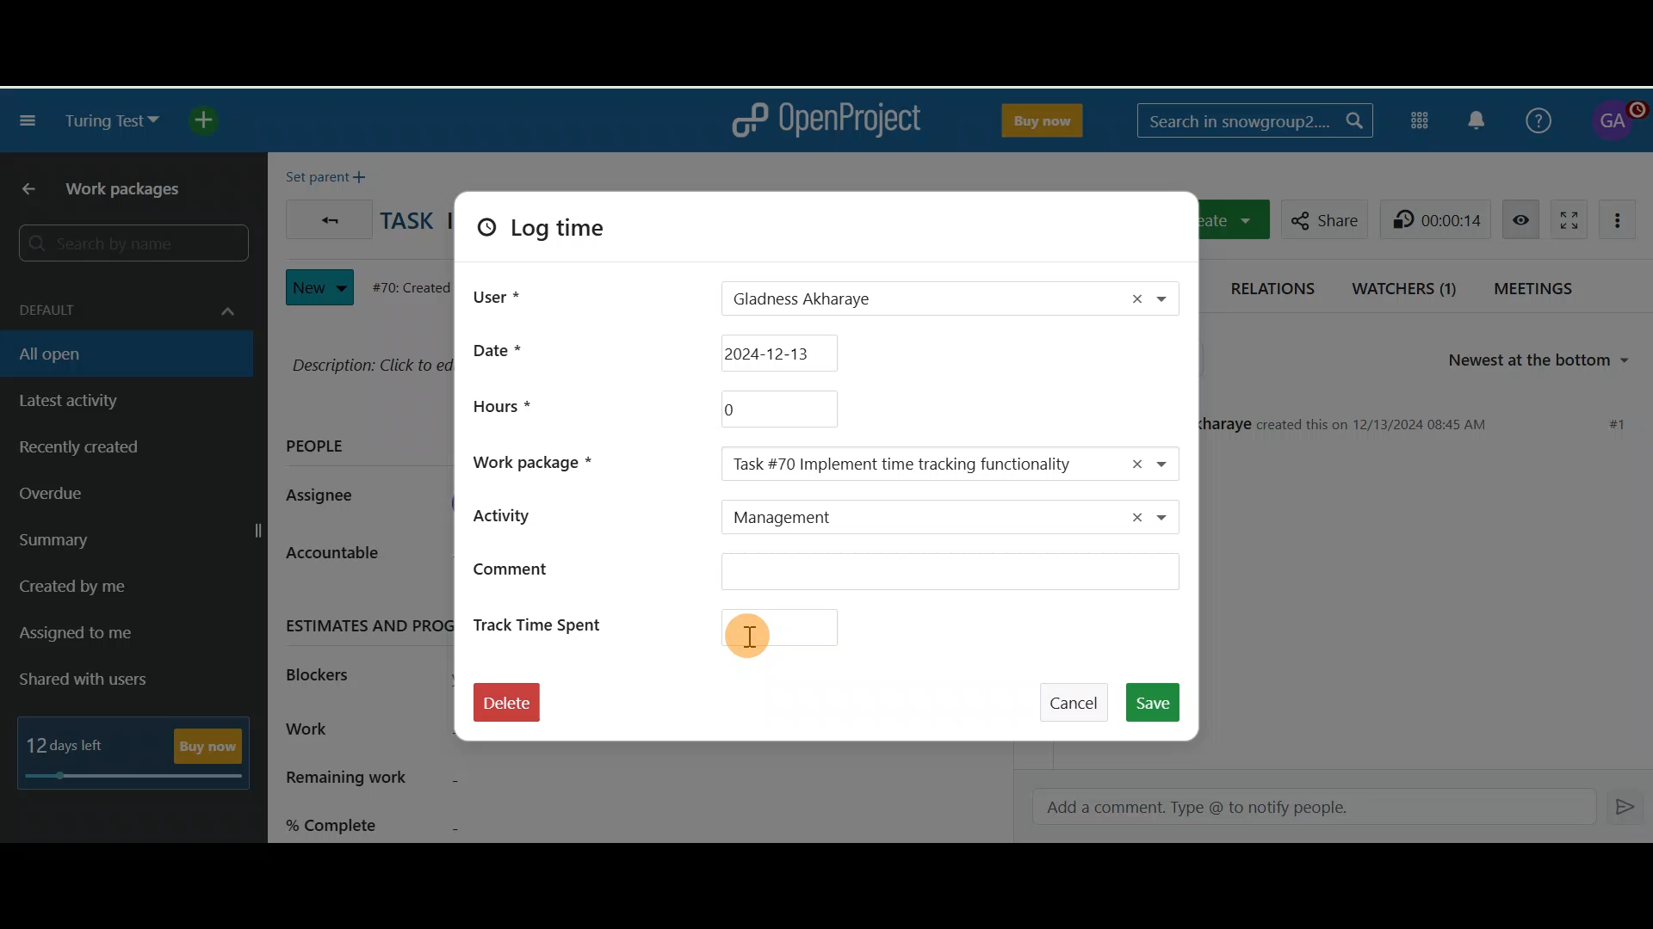  I want to click on Remove, so click(1132, 463).